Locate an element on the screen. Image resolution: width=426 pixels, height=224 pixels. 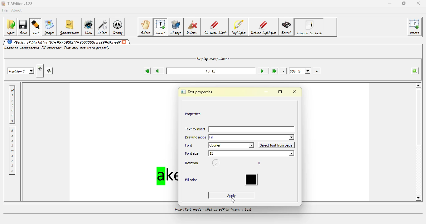
view is located at coordinates (89, 27).